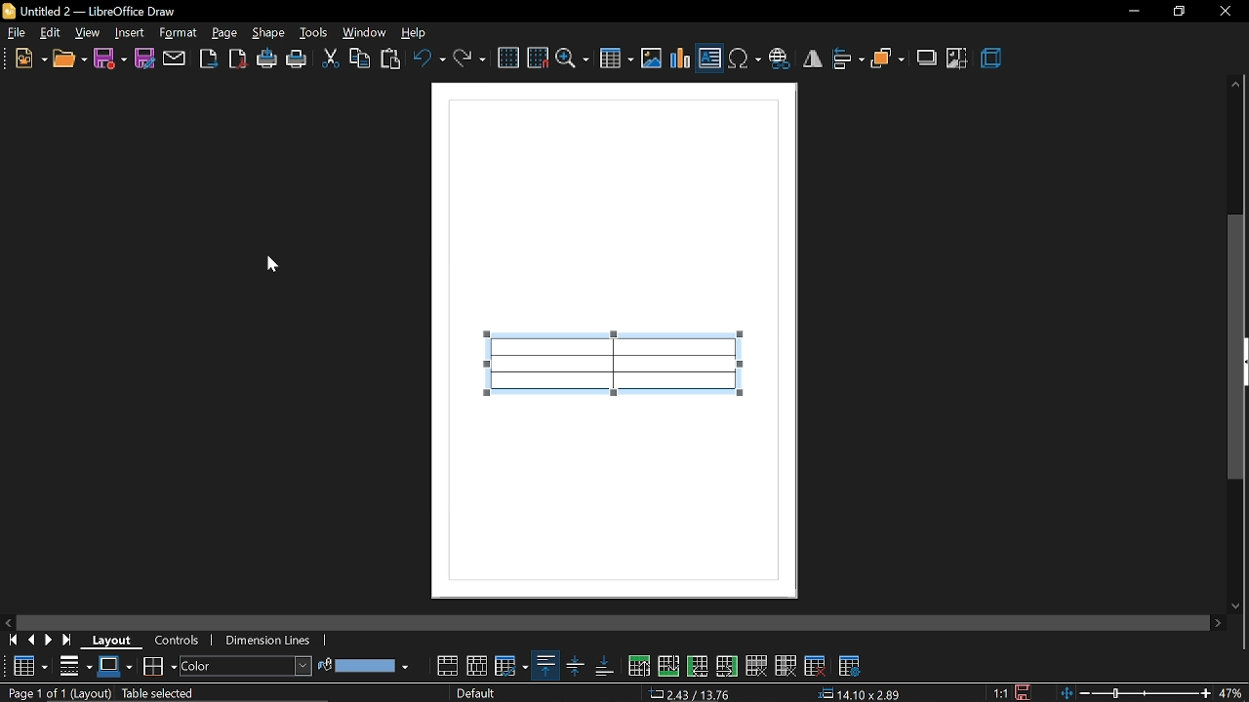 This screenshot has width=1249, height=702. I want to click on close, so click(1225, 12).